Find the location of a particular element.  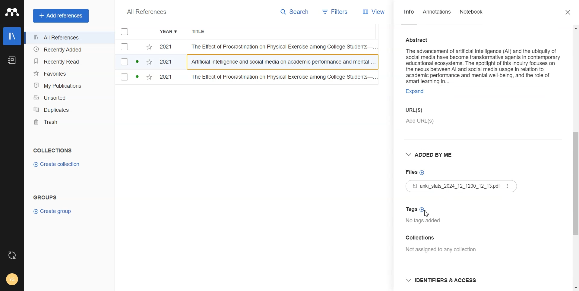

View is located at coordinates (377, 12).